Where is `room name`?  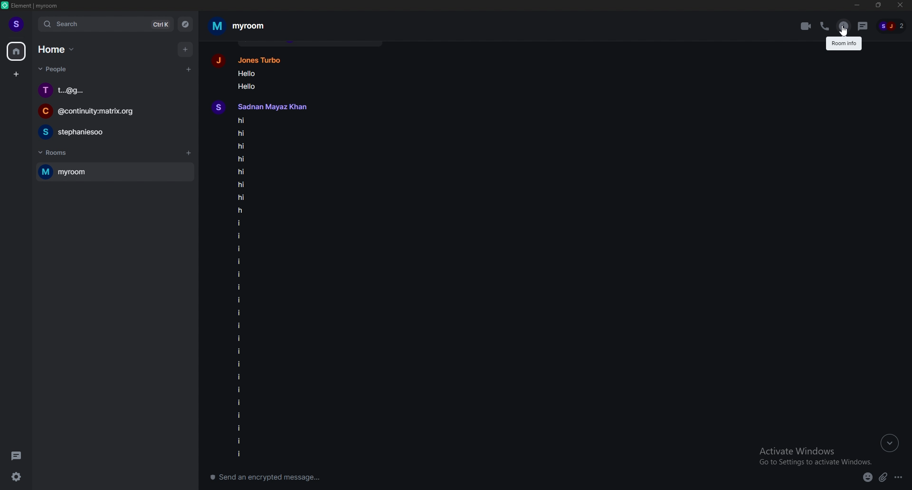
room name is located at coordinates (240, 26).